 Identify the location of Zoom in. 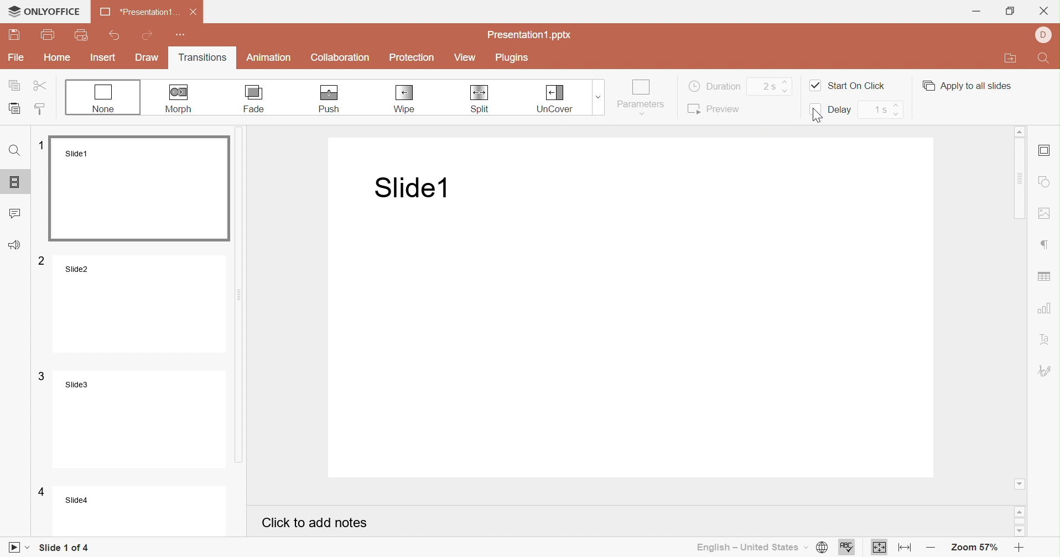
(1020, 549).